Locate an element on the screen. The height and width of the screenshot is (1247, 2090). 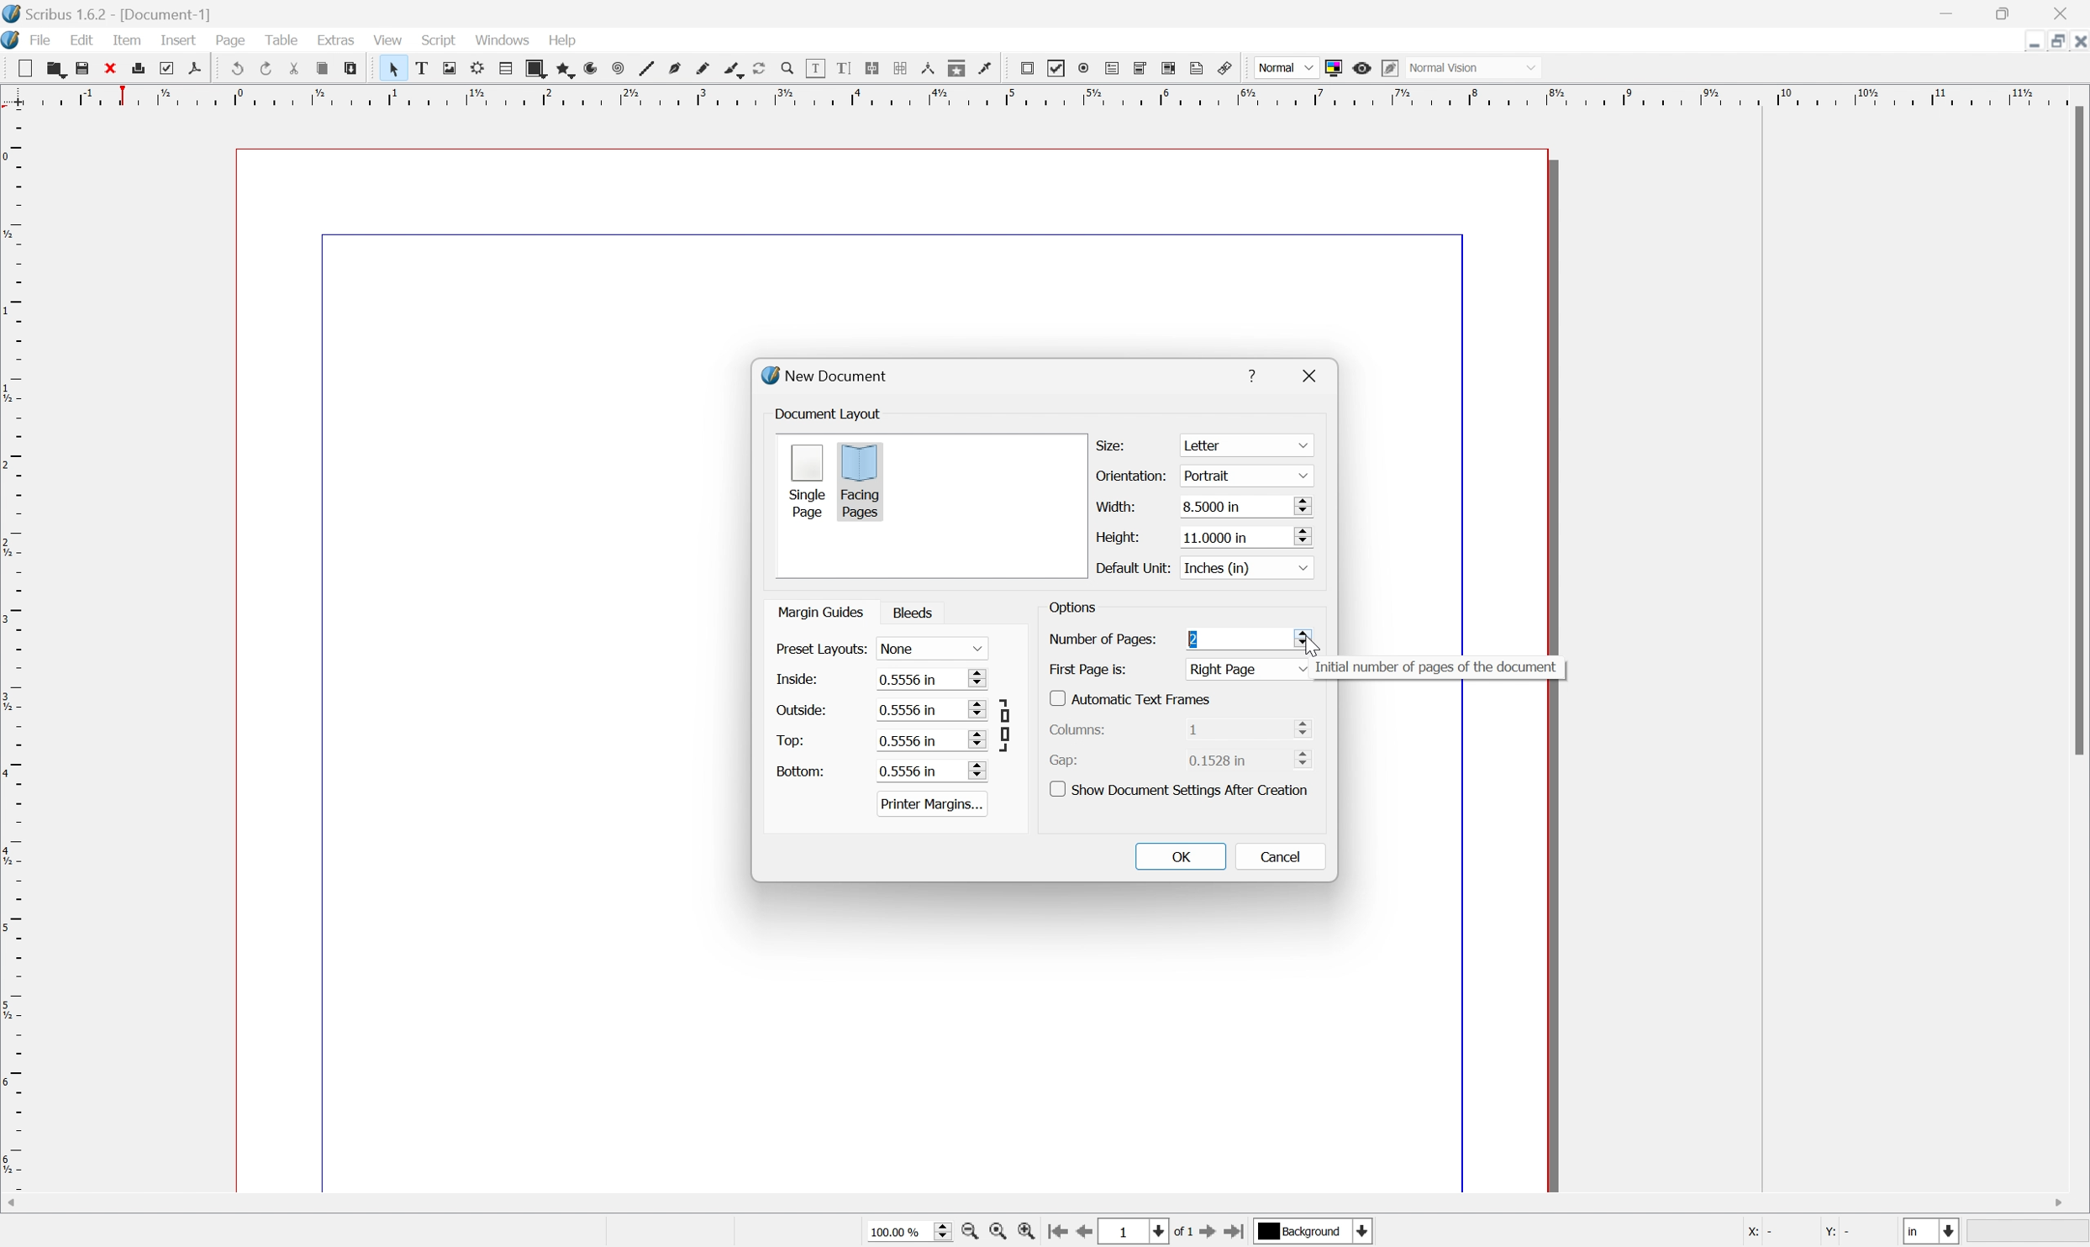
zoom in is located at coordinates (1031, 1233).